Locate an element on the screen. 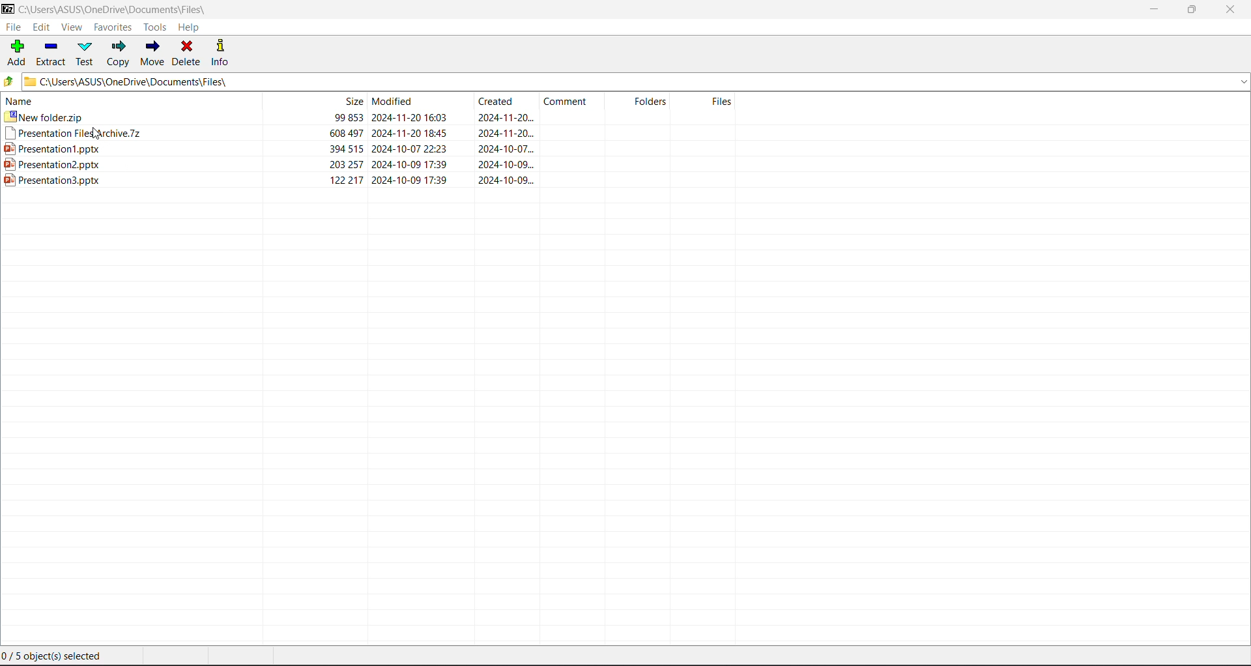 The height and width of the screenshot is (666, 1251). File is located at coordinates (12, 27).